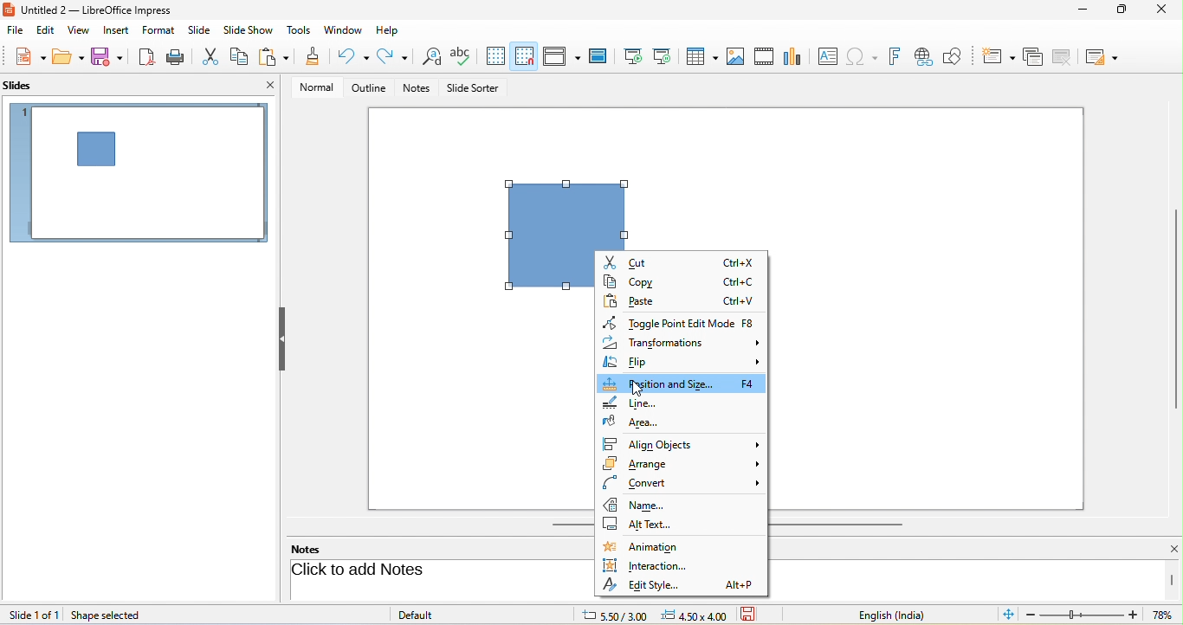 This screenshot has height=625, width=1183. I want to click on toggle point edit mode, so click(683, 323).